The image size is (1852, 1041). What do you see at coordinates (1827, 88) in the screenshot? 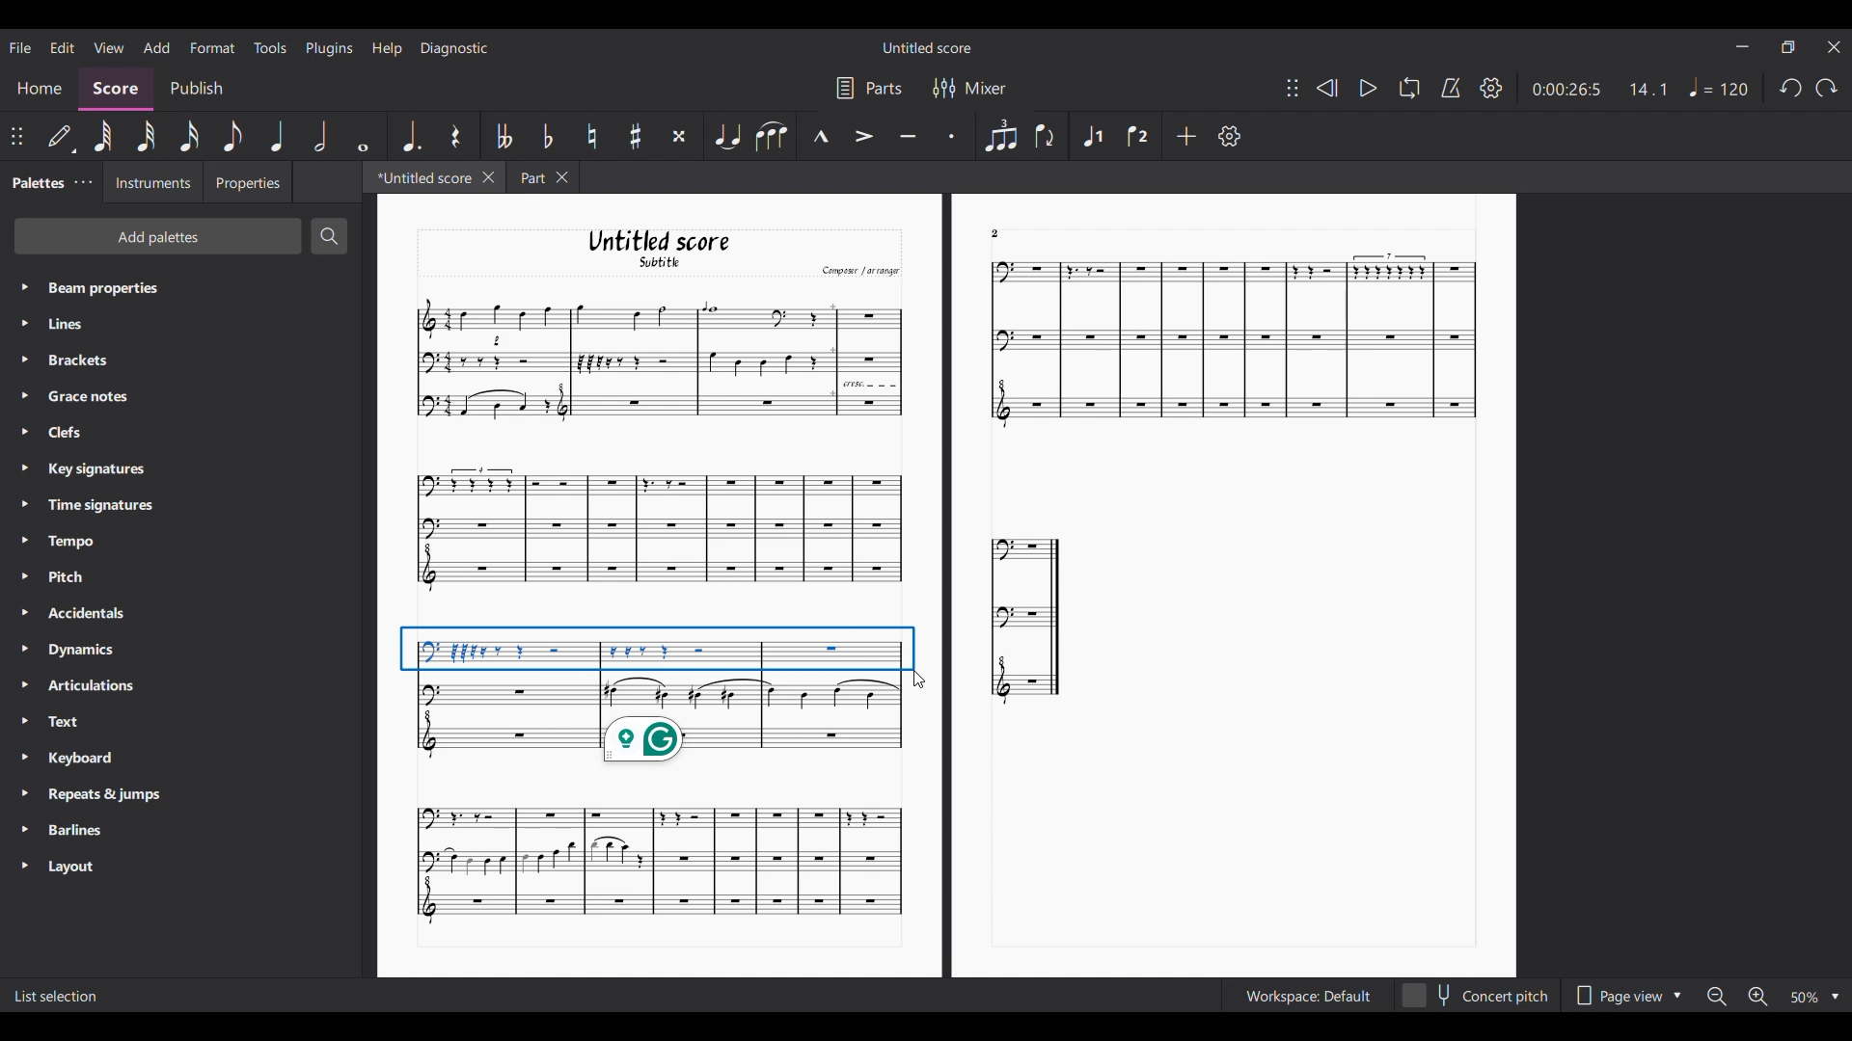
I see `Redo` at bounding box center [1827, 88].